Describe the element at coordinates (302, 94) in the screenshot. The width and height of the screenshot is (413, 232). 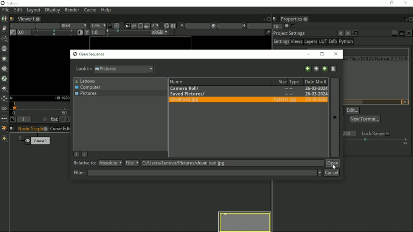
I see `26-03-2024` at that location.